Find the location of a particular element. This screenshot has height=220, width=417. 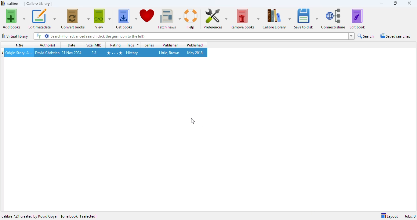

publisher is located at coordinates (170, 45).